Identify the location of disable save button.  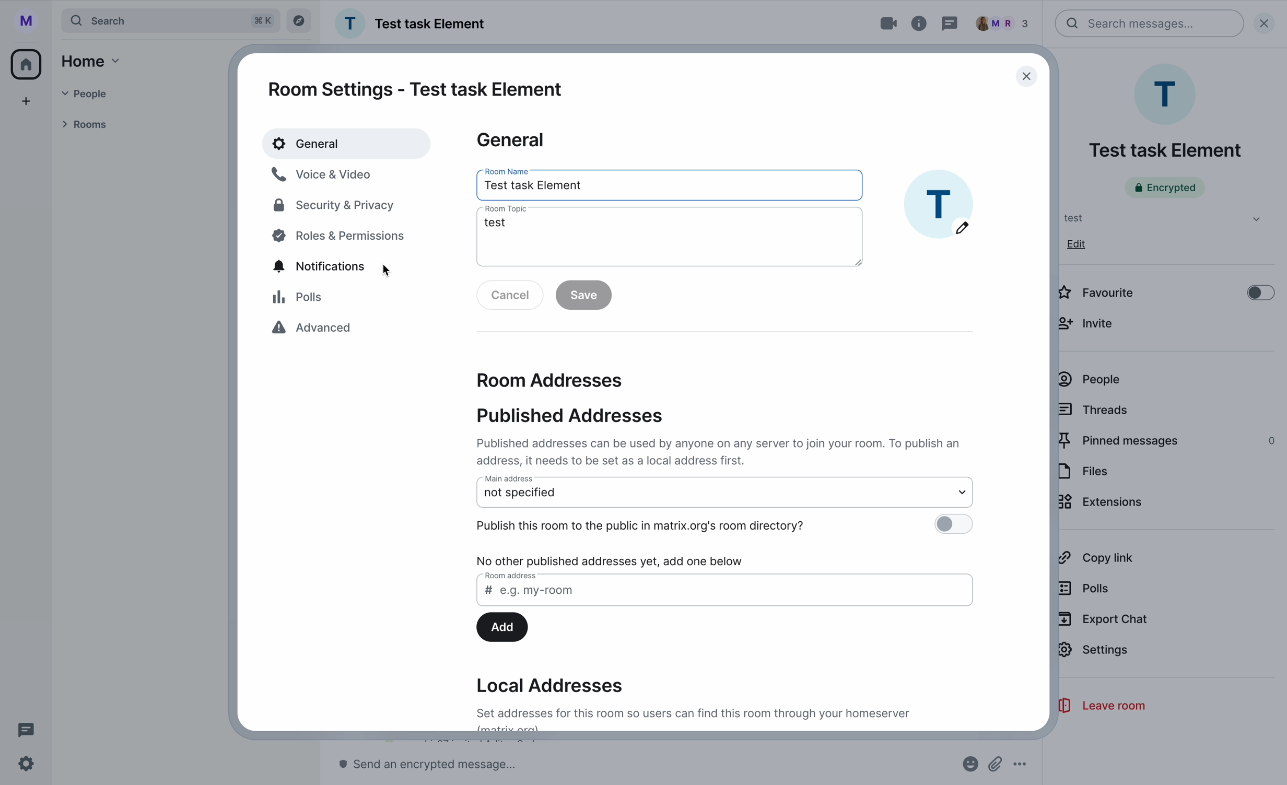
(583, 296).